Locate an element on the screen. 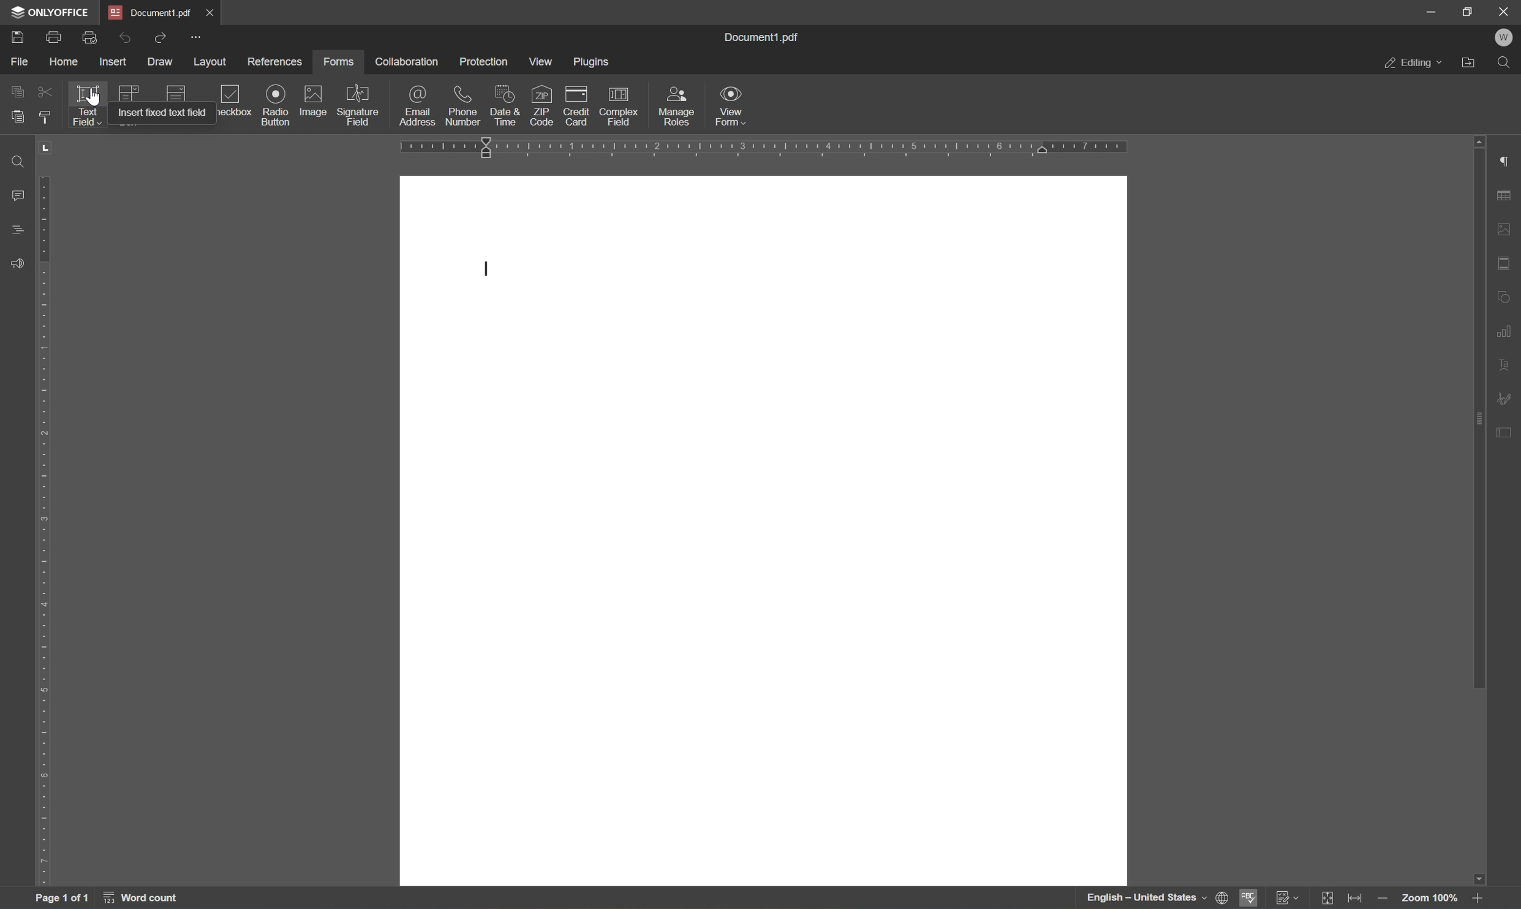  close is located at coordinates (211, 14).